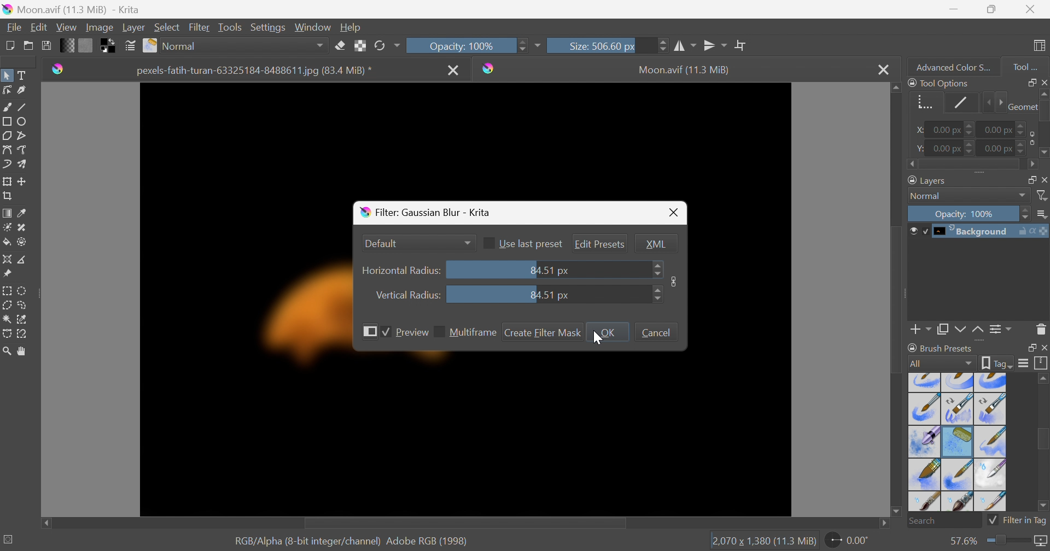 The image size is (1050, 551). I want to click on 0.00 px, so click(950, 148).